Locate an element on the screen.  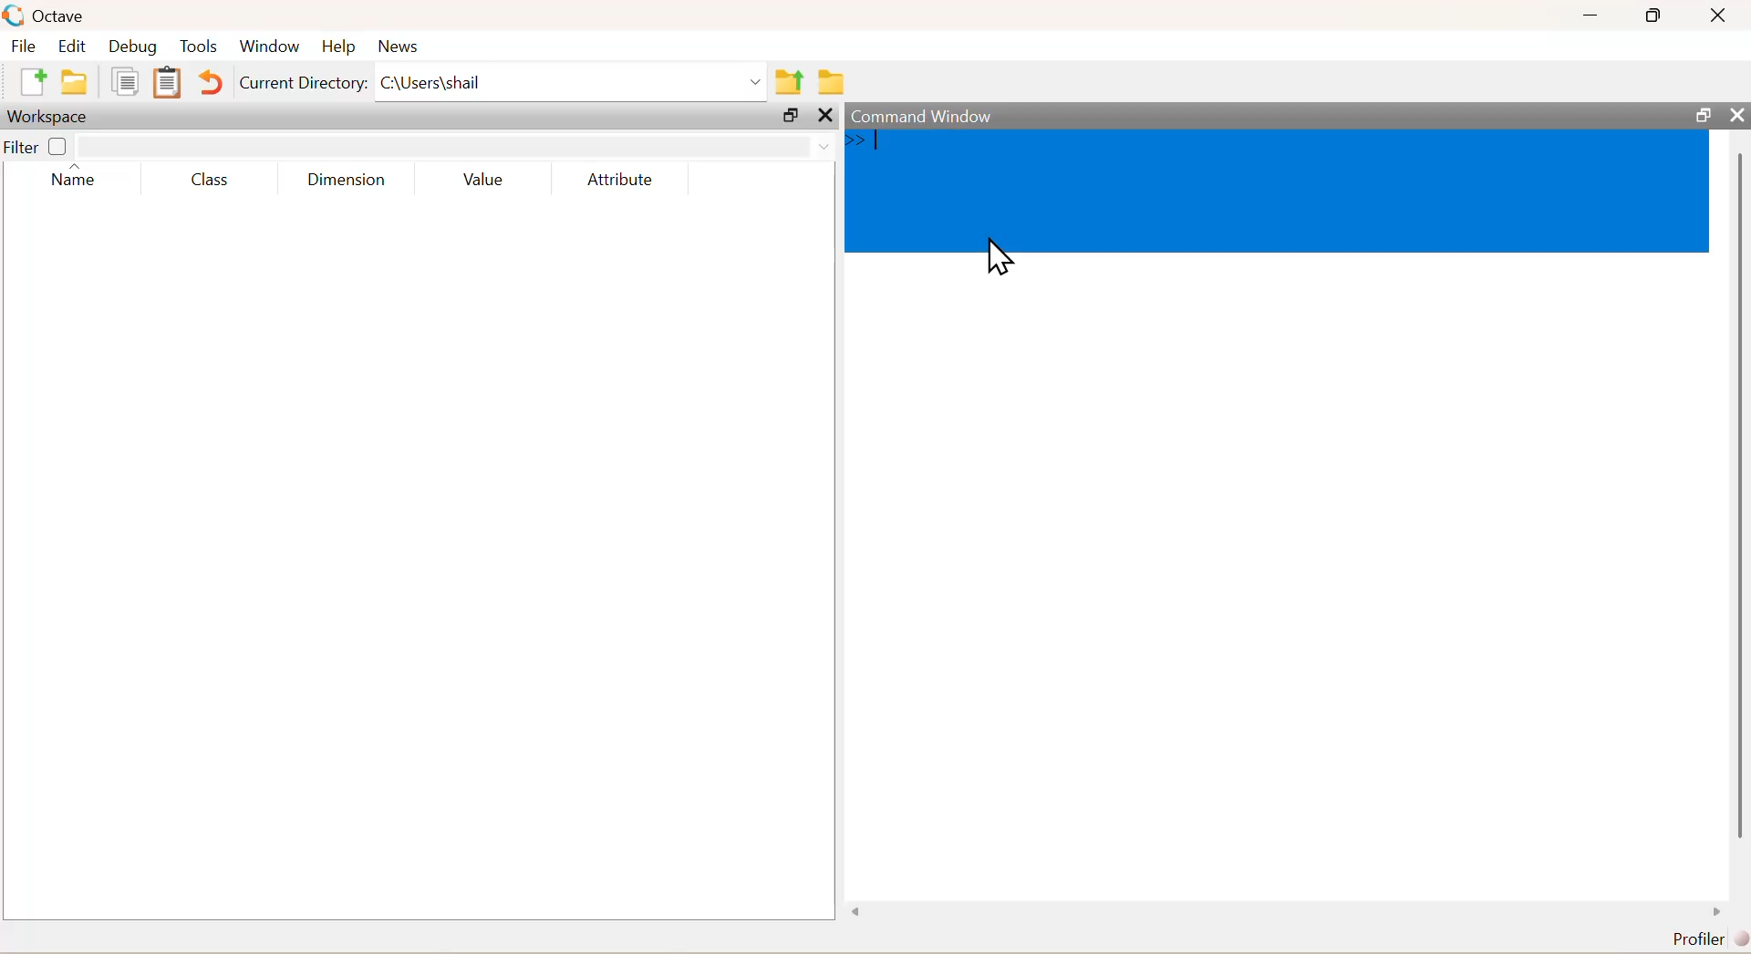
dimensions is located at coordinates (347, 179).